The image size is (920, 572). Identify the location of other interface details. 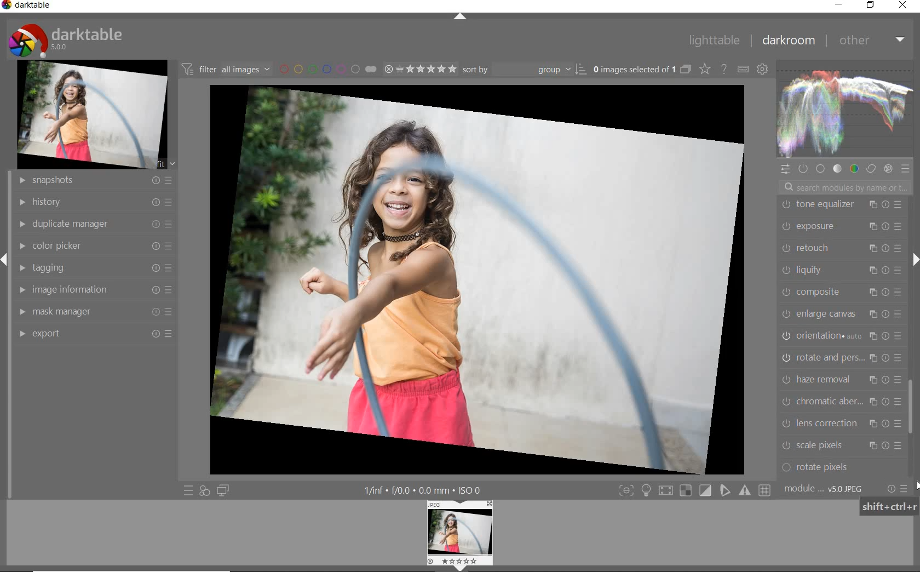
(420, 490).